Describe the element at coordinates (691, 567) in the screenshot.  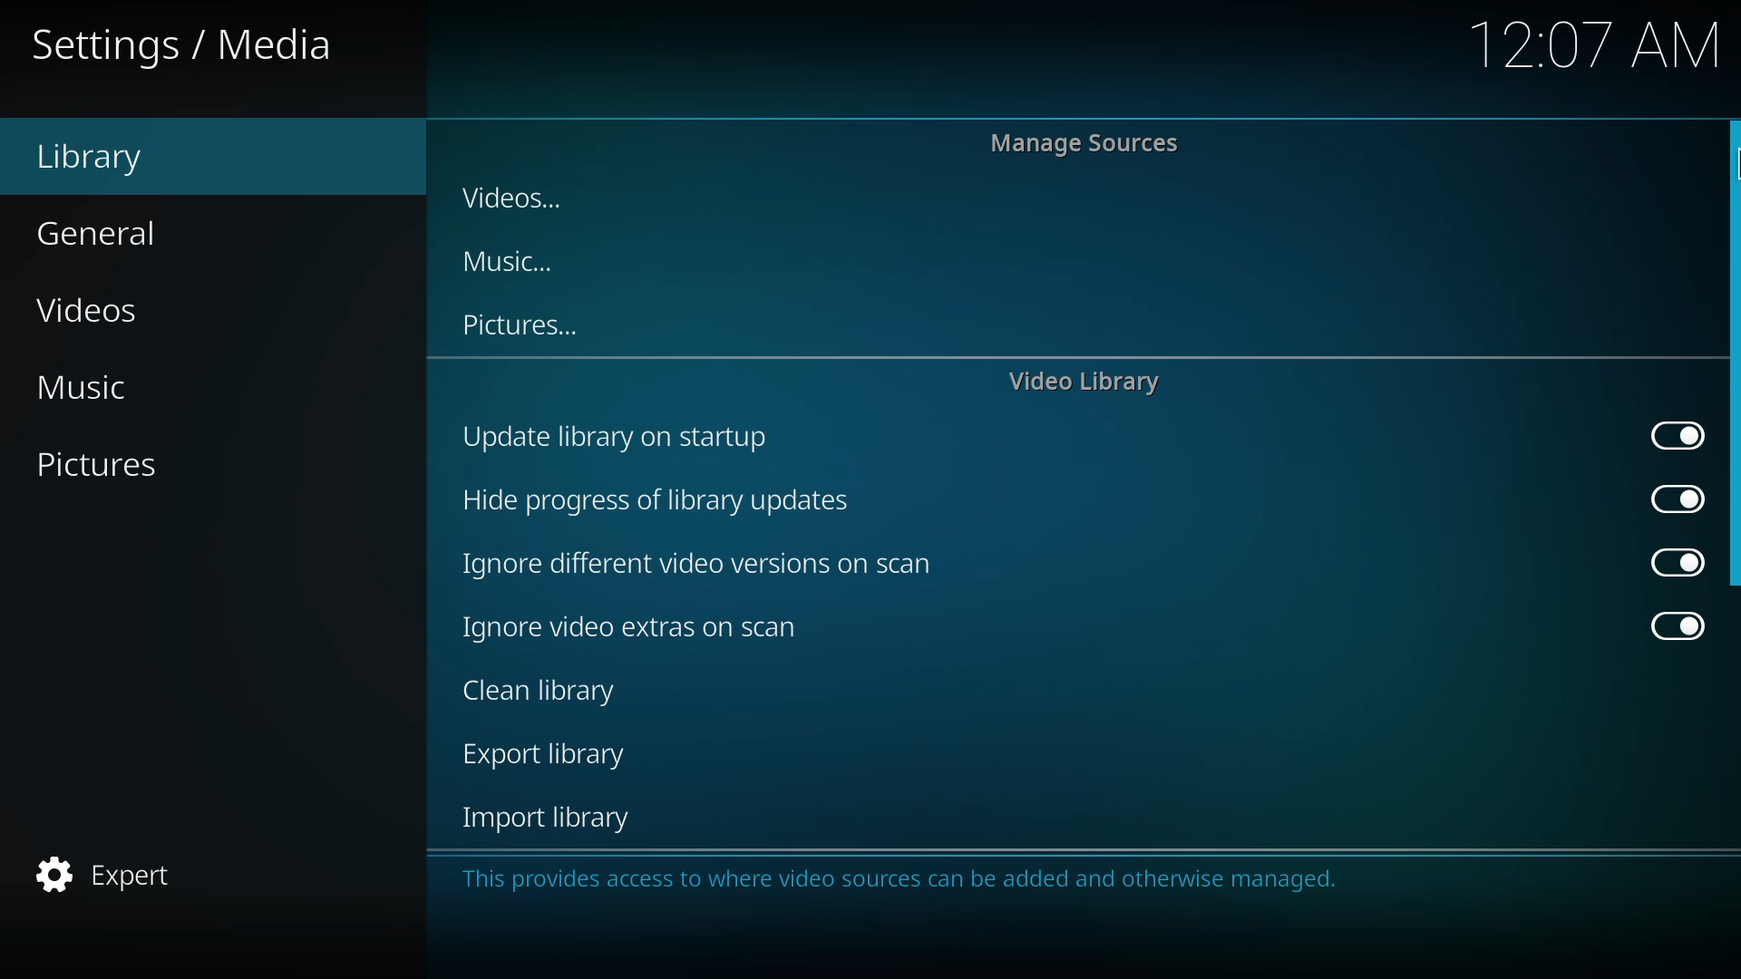
I see `hide progress` at that location.